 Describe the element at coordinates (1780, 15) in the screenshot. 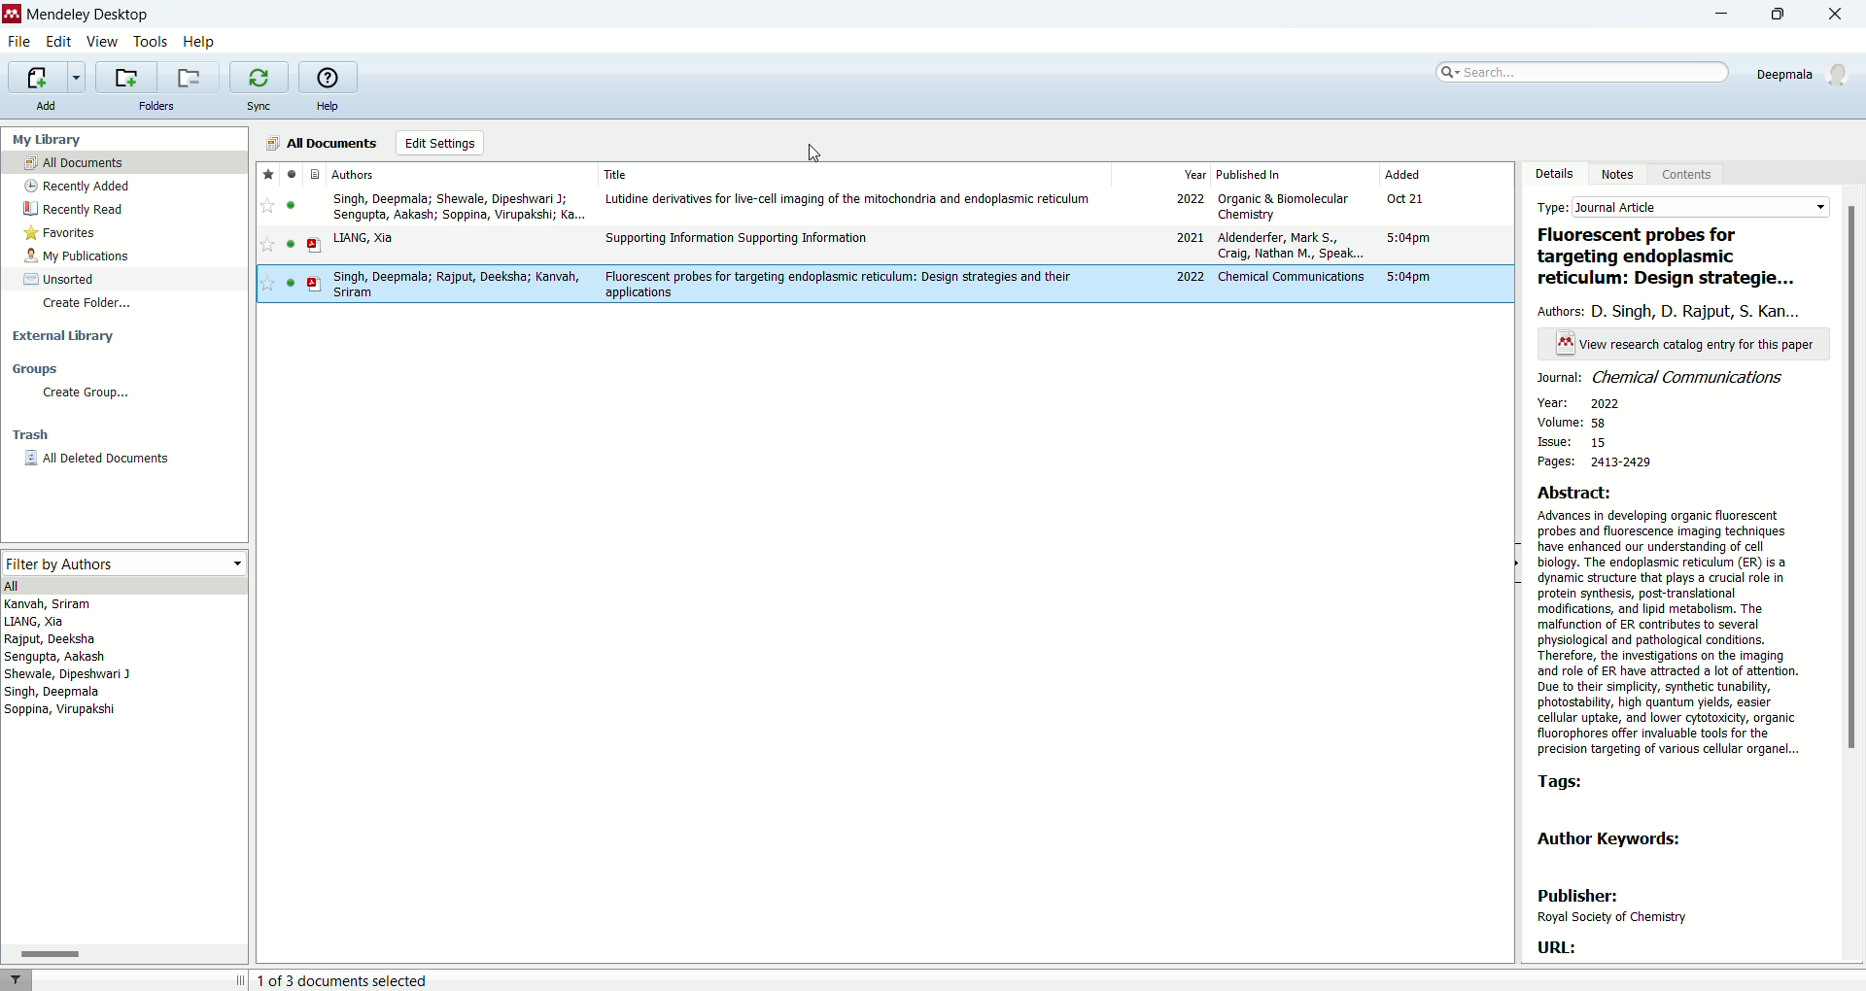

I see `maximize` at that location.